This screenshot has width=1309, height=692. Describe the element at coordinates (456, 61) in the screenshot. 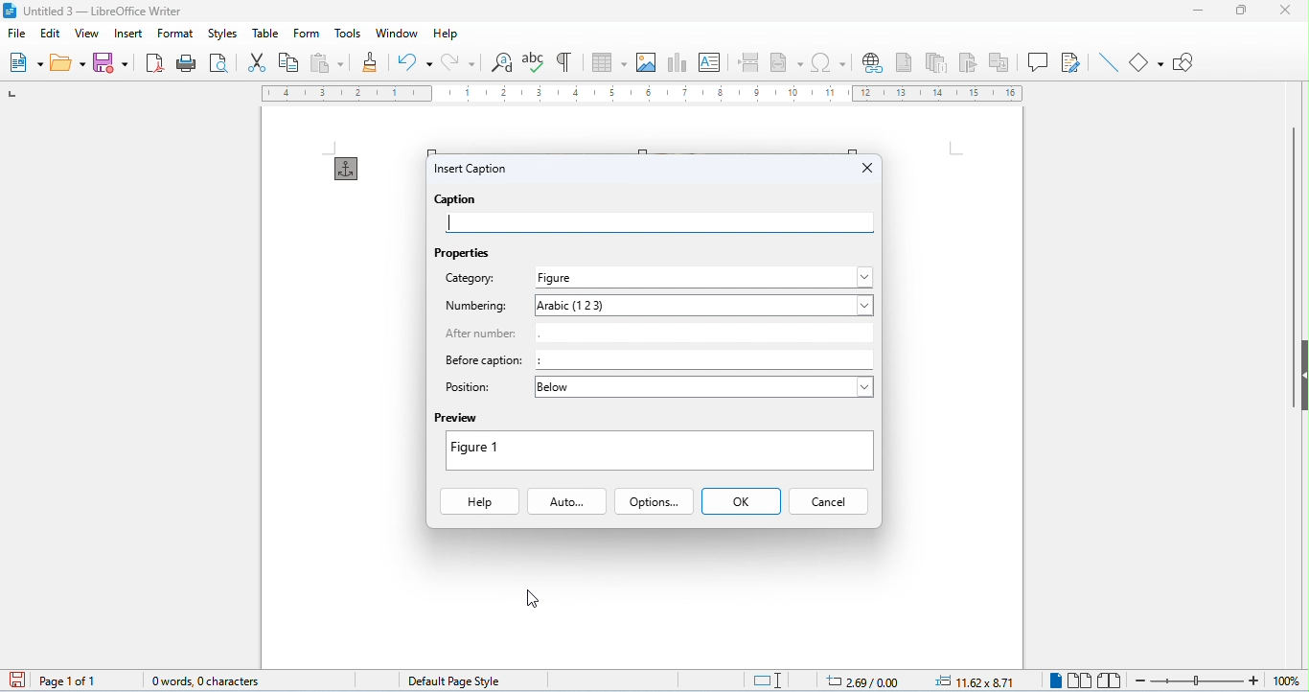

I see `redo` at that location.